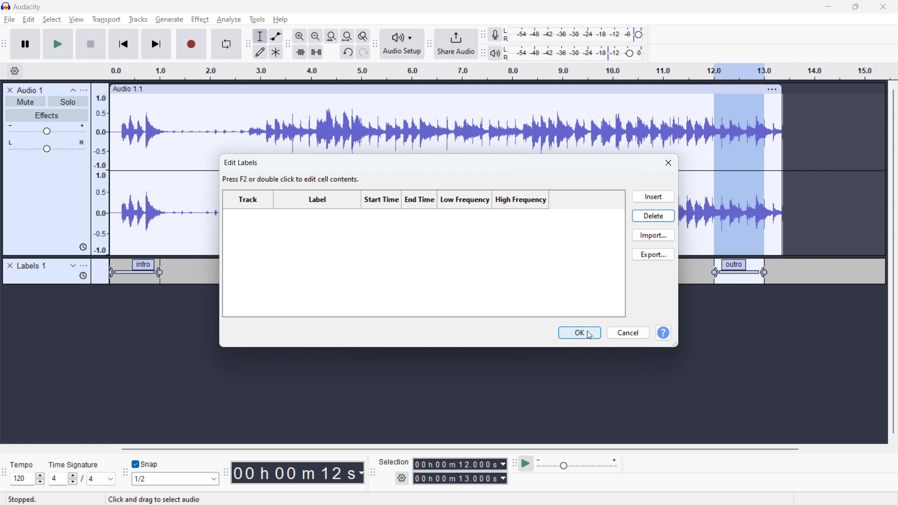 The height and width of the screenshot is (505, 898). I want to click on horizontal scrollbar, so click(461, 449).